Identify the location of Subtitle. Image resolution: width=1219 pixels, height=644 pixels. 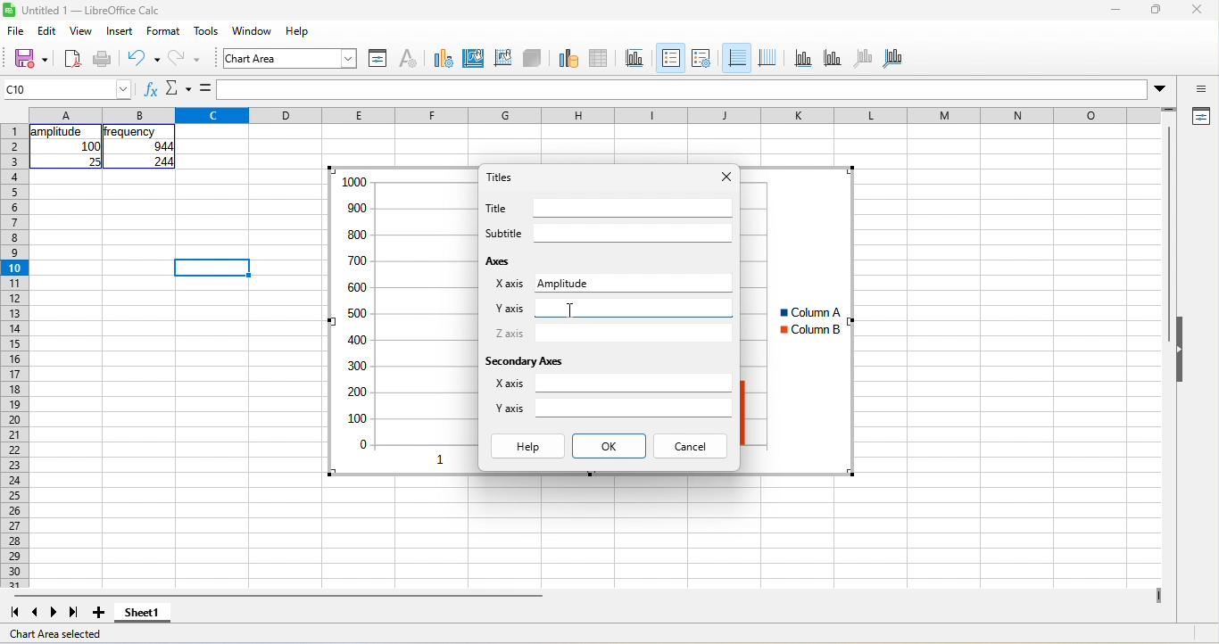
(504, 233).